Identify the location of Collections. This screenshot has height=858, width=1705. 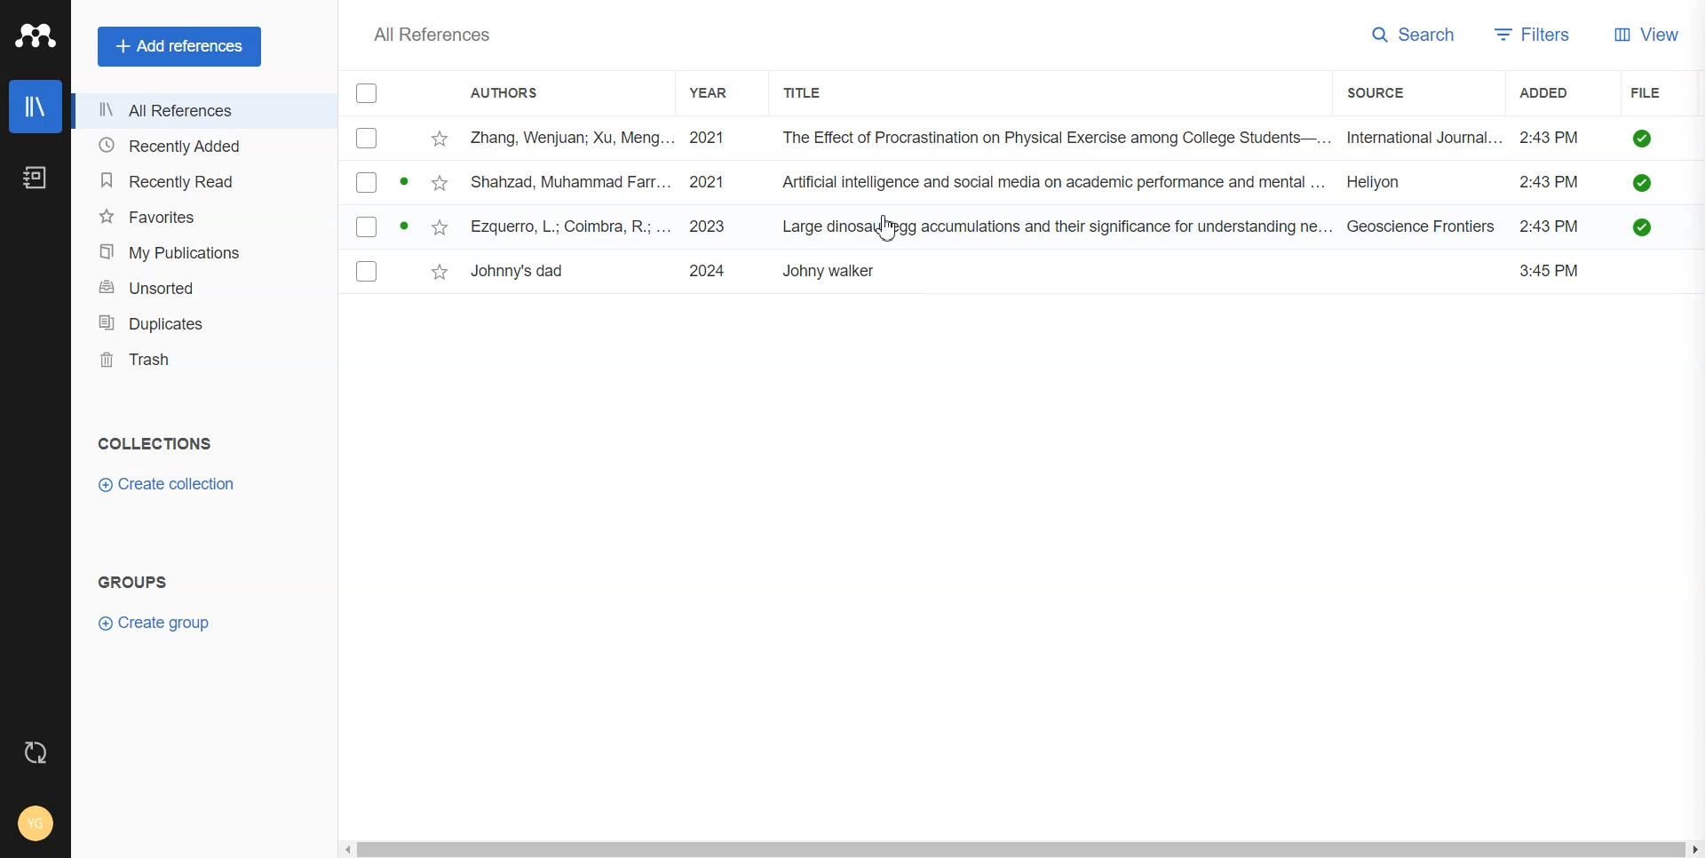
(155, 444).